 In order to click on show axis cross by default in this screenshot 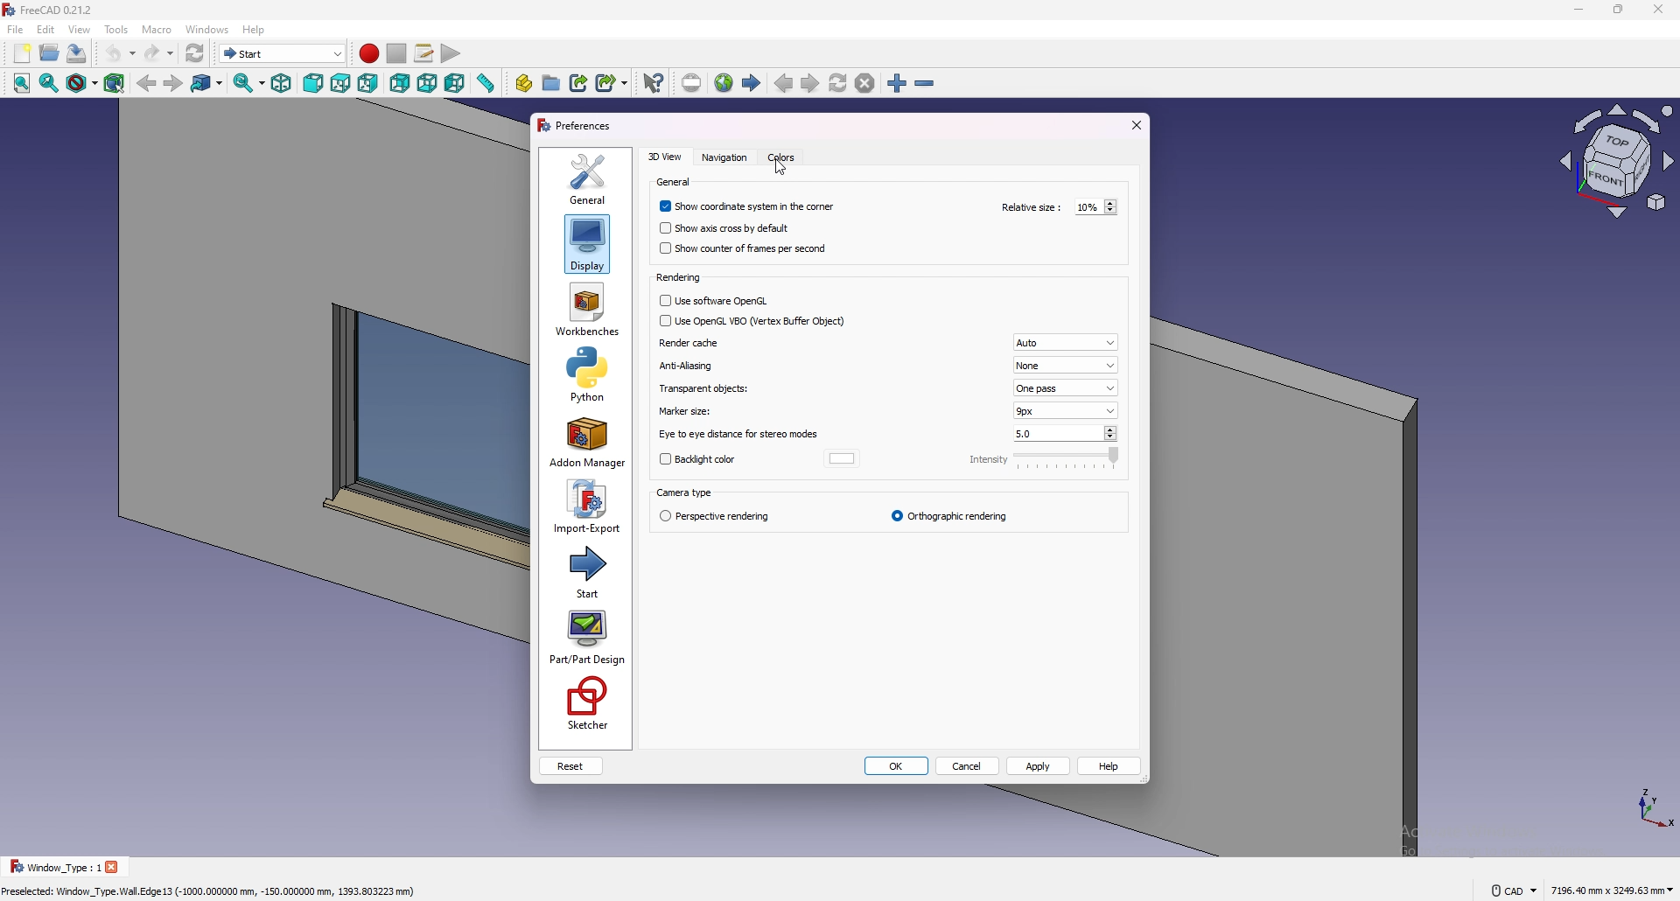, I will do `click(727, 228)`.